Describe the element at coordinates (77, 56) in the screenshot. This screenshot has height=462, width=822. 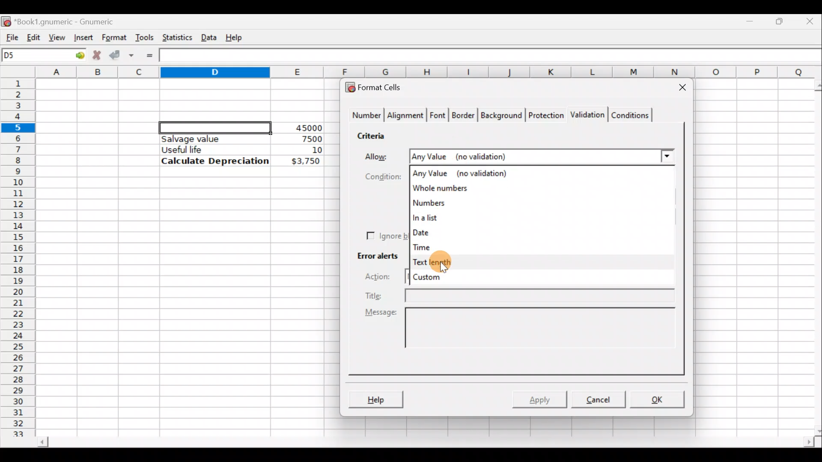
I see `Go to` at that location.